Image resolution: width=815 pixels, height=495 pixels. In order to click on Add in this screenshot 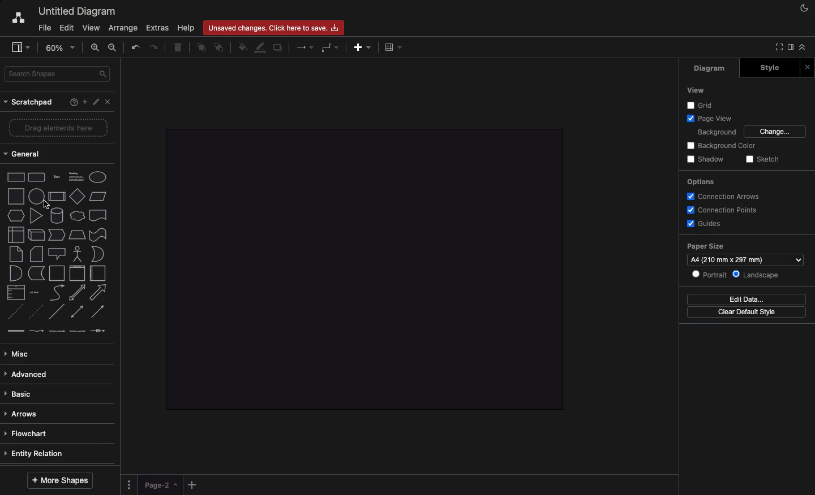, I will do `click(192, 485)`.